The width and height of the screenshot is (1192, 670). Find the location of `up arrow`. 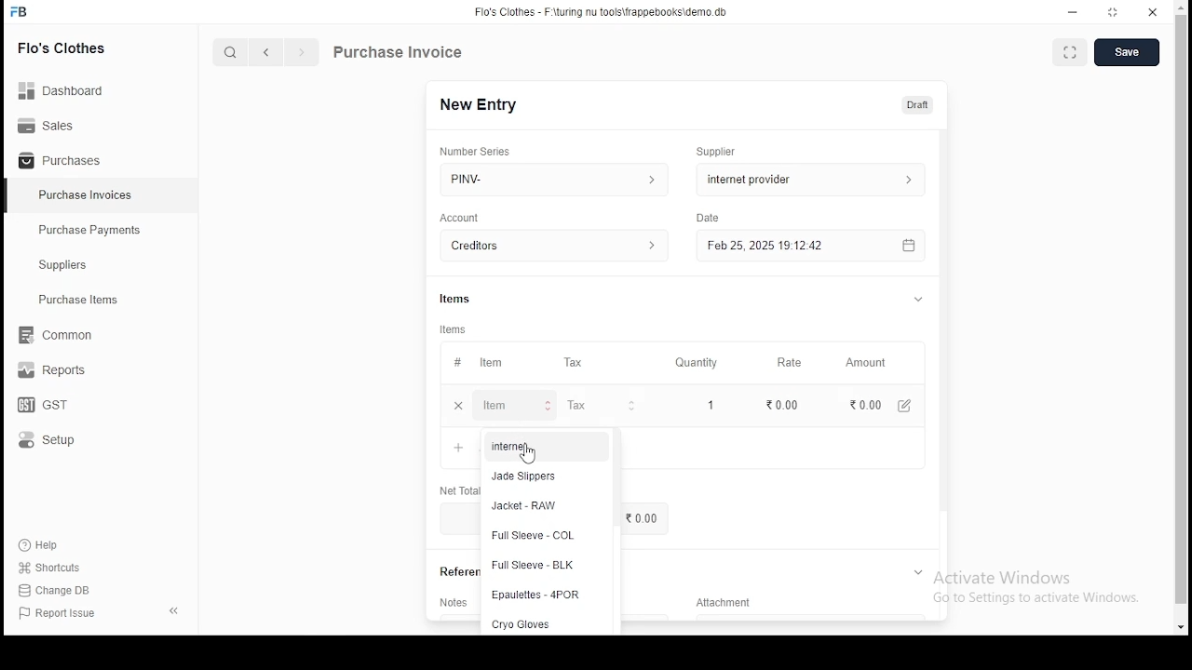

up arrow is located at coordinates (1183, 7).